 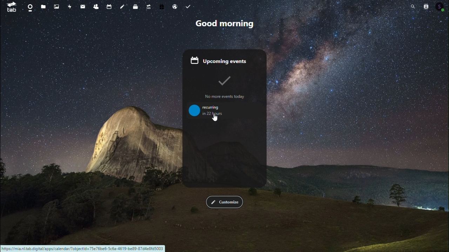 What do you see at coordinates (440, 6) in the screenshot?
I see `Account icon` at bounding box center [440, 6].